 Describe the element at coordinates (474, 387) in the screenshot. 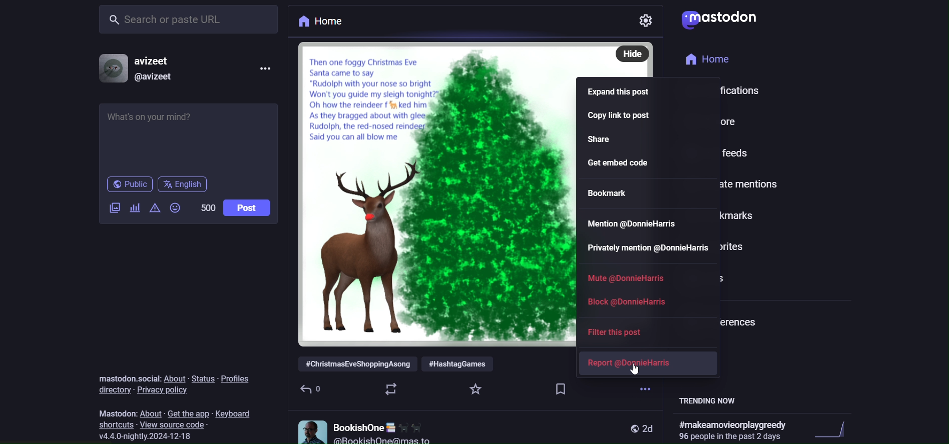

I see `favorite` at that location.